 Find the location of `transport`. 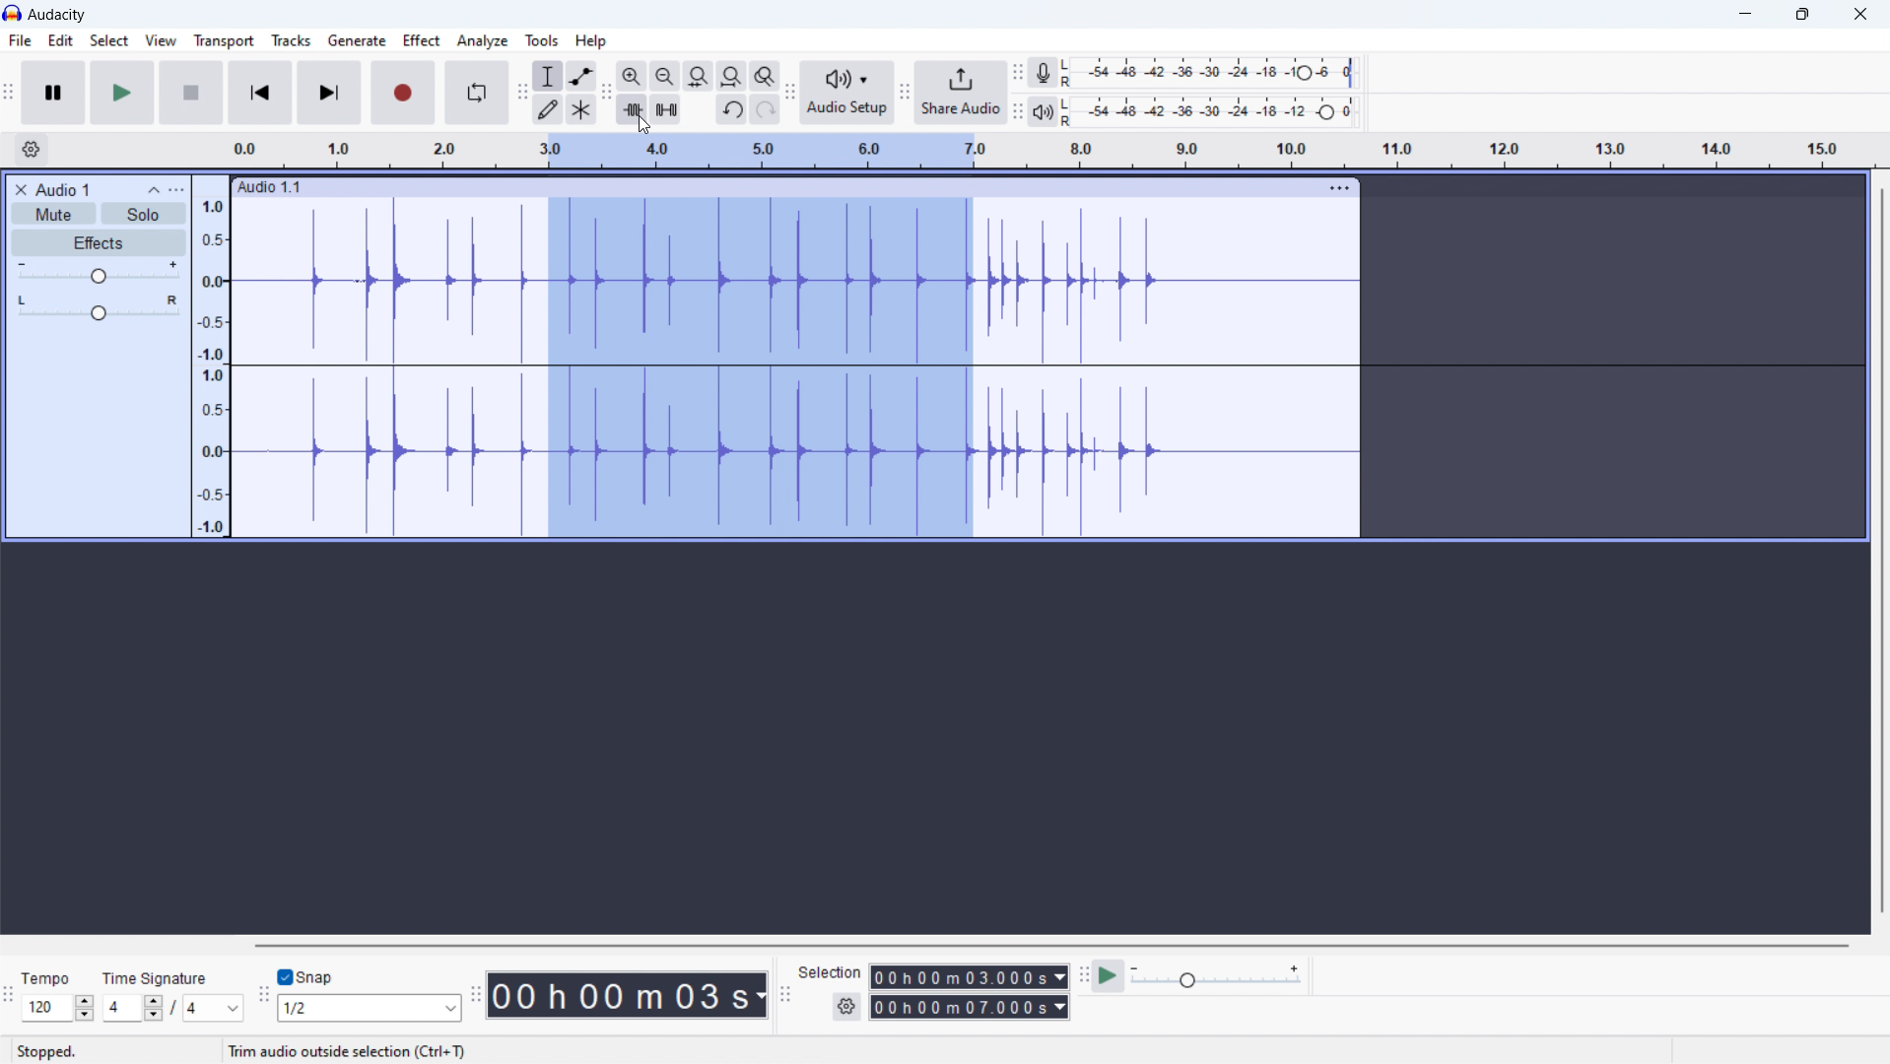

transport is located at coordinates (223, 40).